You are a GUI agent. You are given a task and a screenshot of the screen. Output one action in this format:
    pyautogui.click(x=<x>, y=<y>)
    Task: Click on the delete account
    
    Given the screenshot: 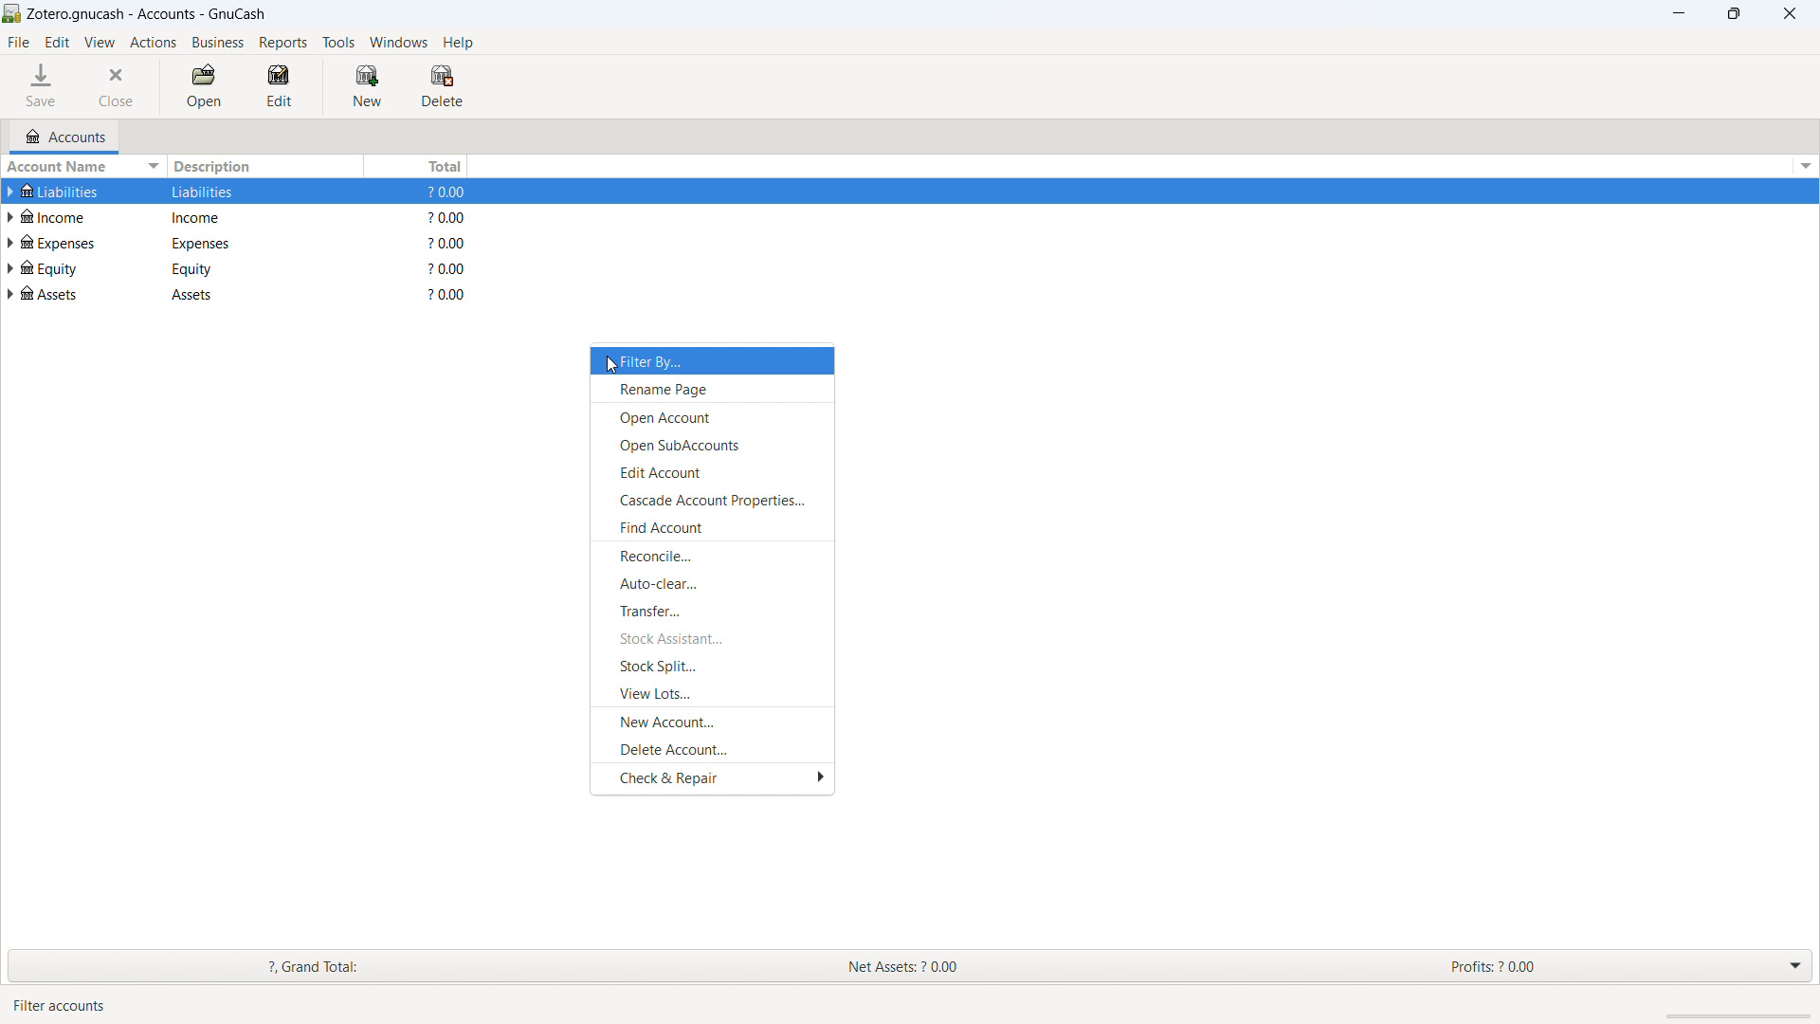 What is the action you would take?
    pyautogui.click(x=713, y=748)
    